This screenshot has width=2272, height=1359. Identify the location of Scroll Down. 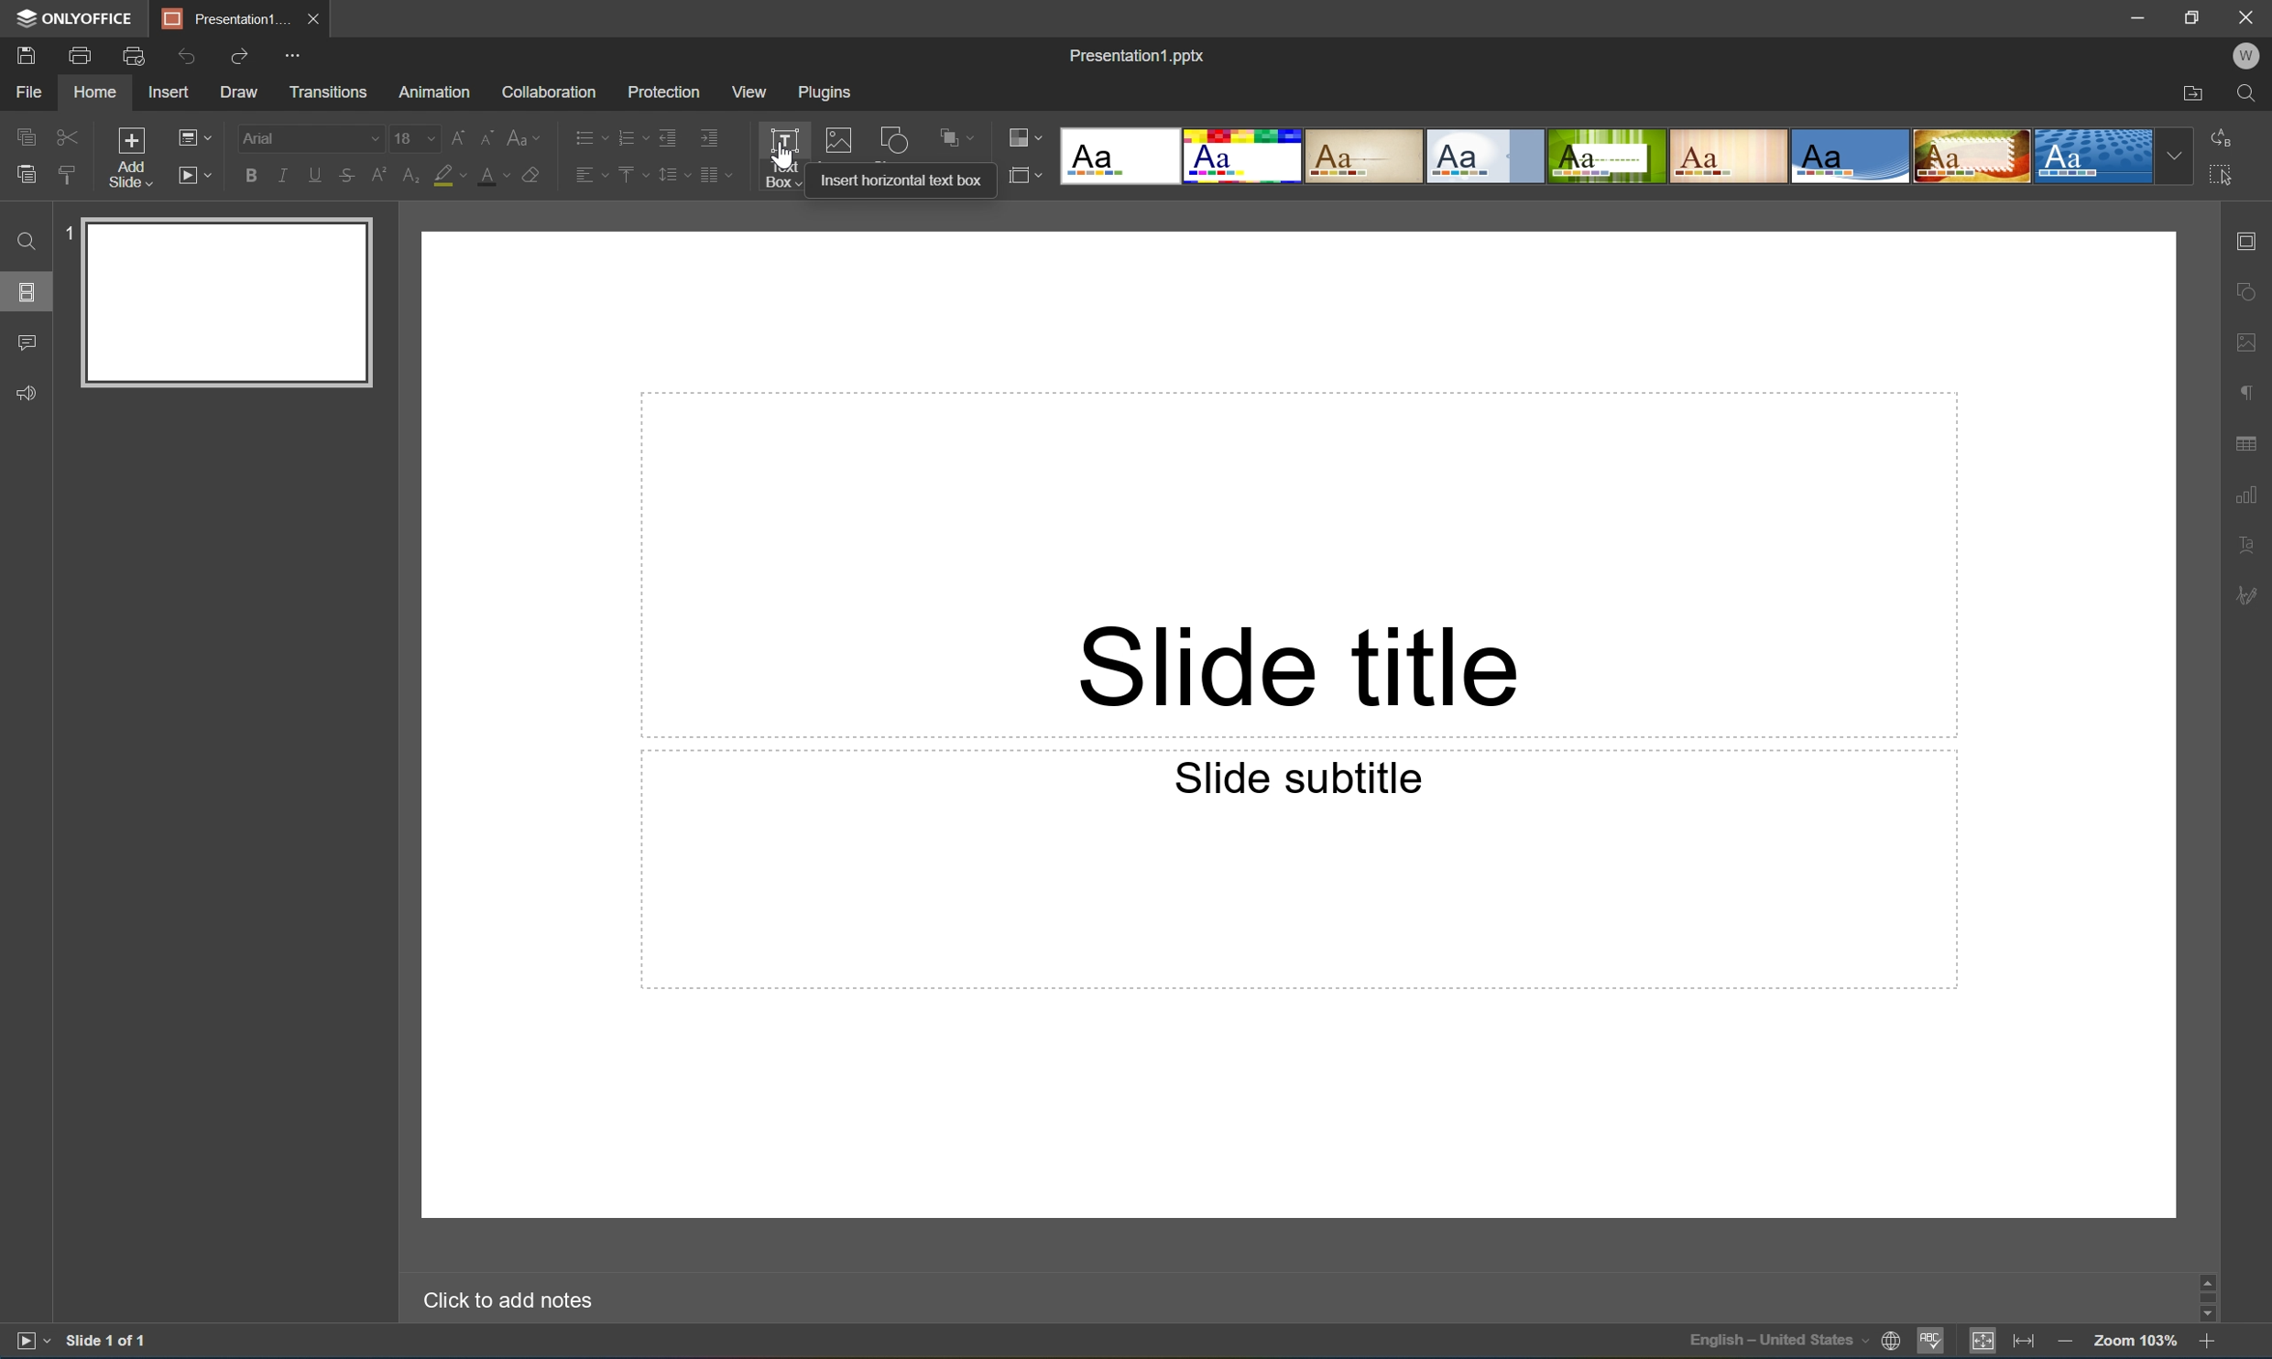
(2205, 1314).